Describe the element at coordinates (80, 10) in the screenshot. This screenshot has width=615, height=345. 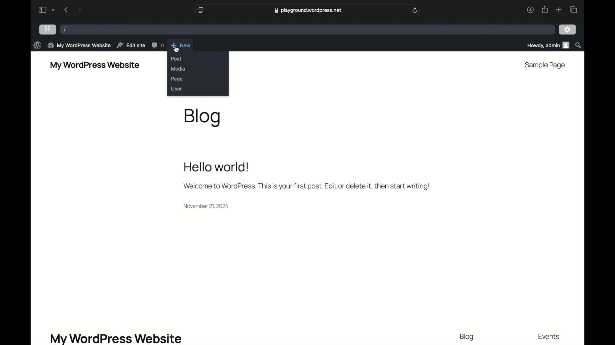
I see `next page` at that location.